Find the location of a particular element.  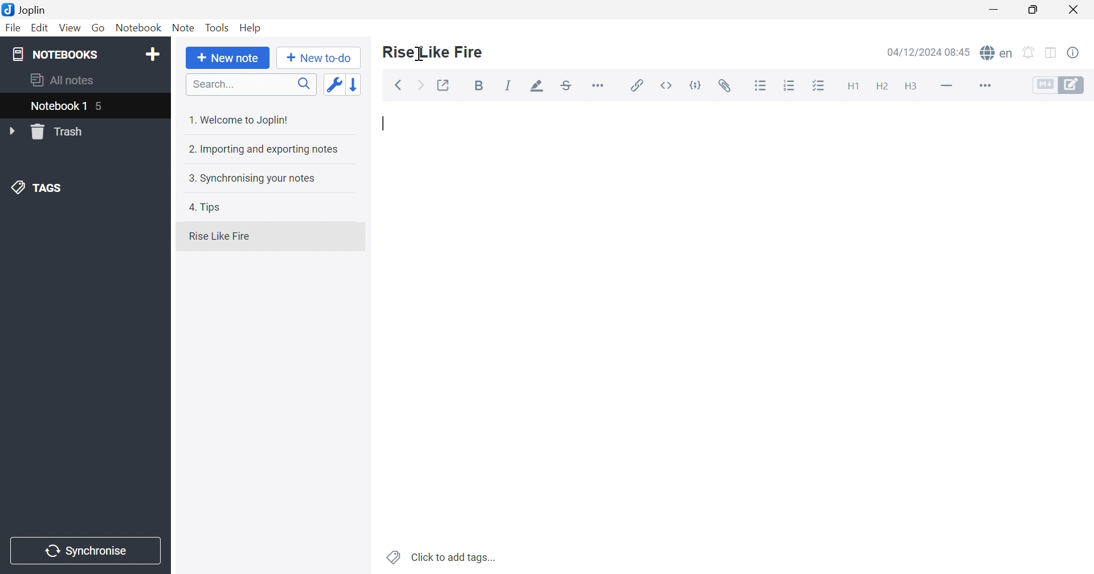

Strikethrough is located at coordinates (566, 85).